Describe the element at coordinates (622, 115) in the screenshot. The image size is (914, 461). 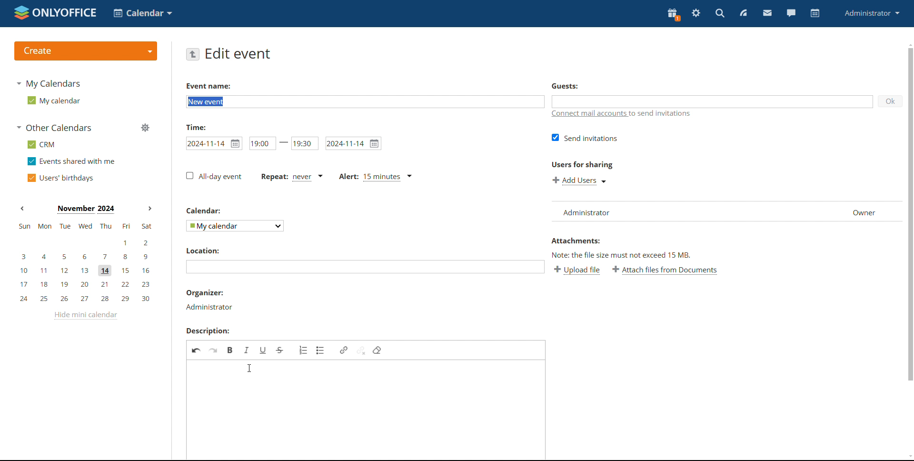
I see `connect mail accounts` at that location.